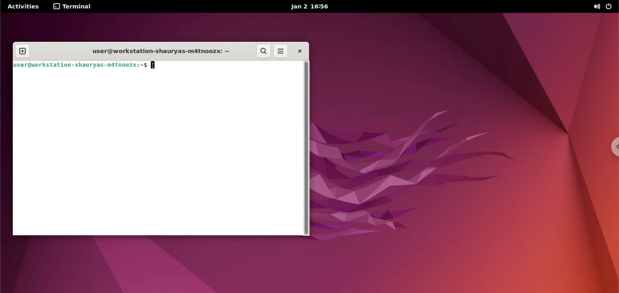  I want to click on Jan 2 16:56, so click(310, 7).